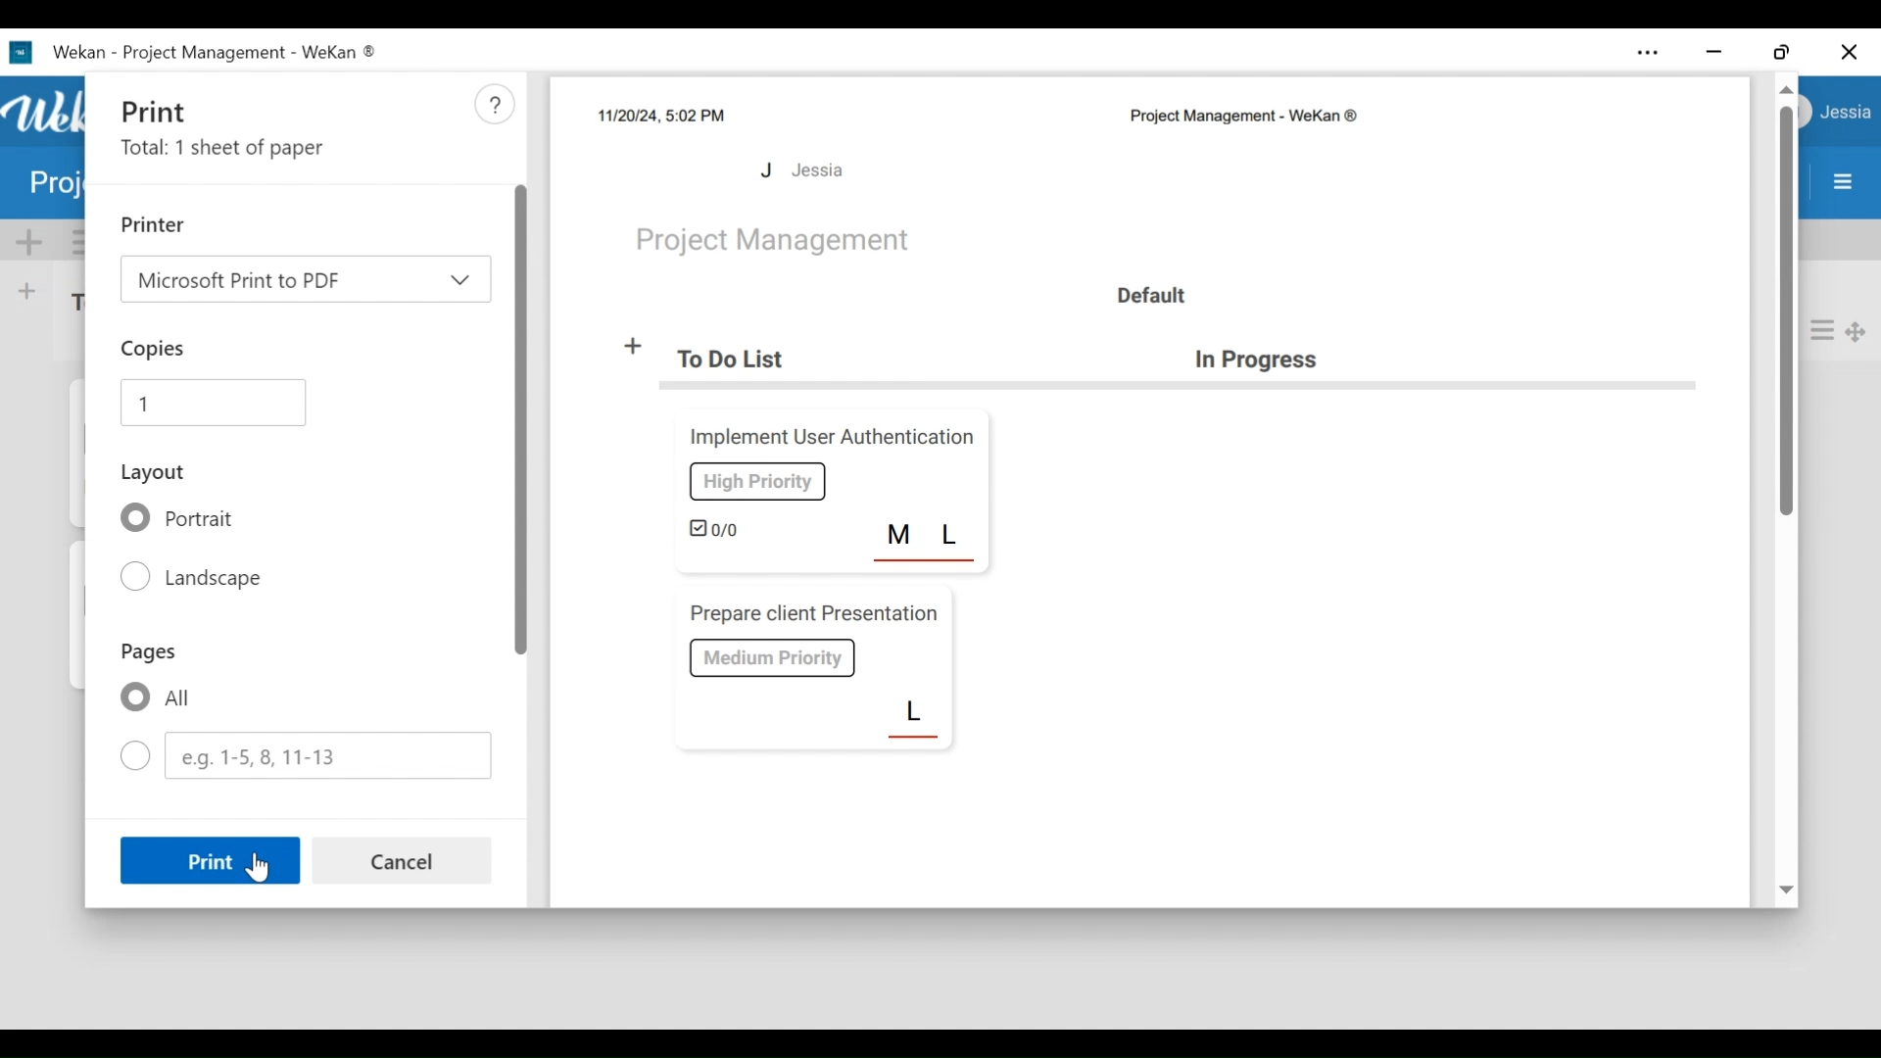  Describe the element at coordinates (661, 115) in the screenshot. I see `Date` at that location.